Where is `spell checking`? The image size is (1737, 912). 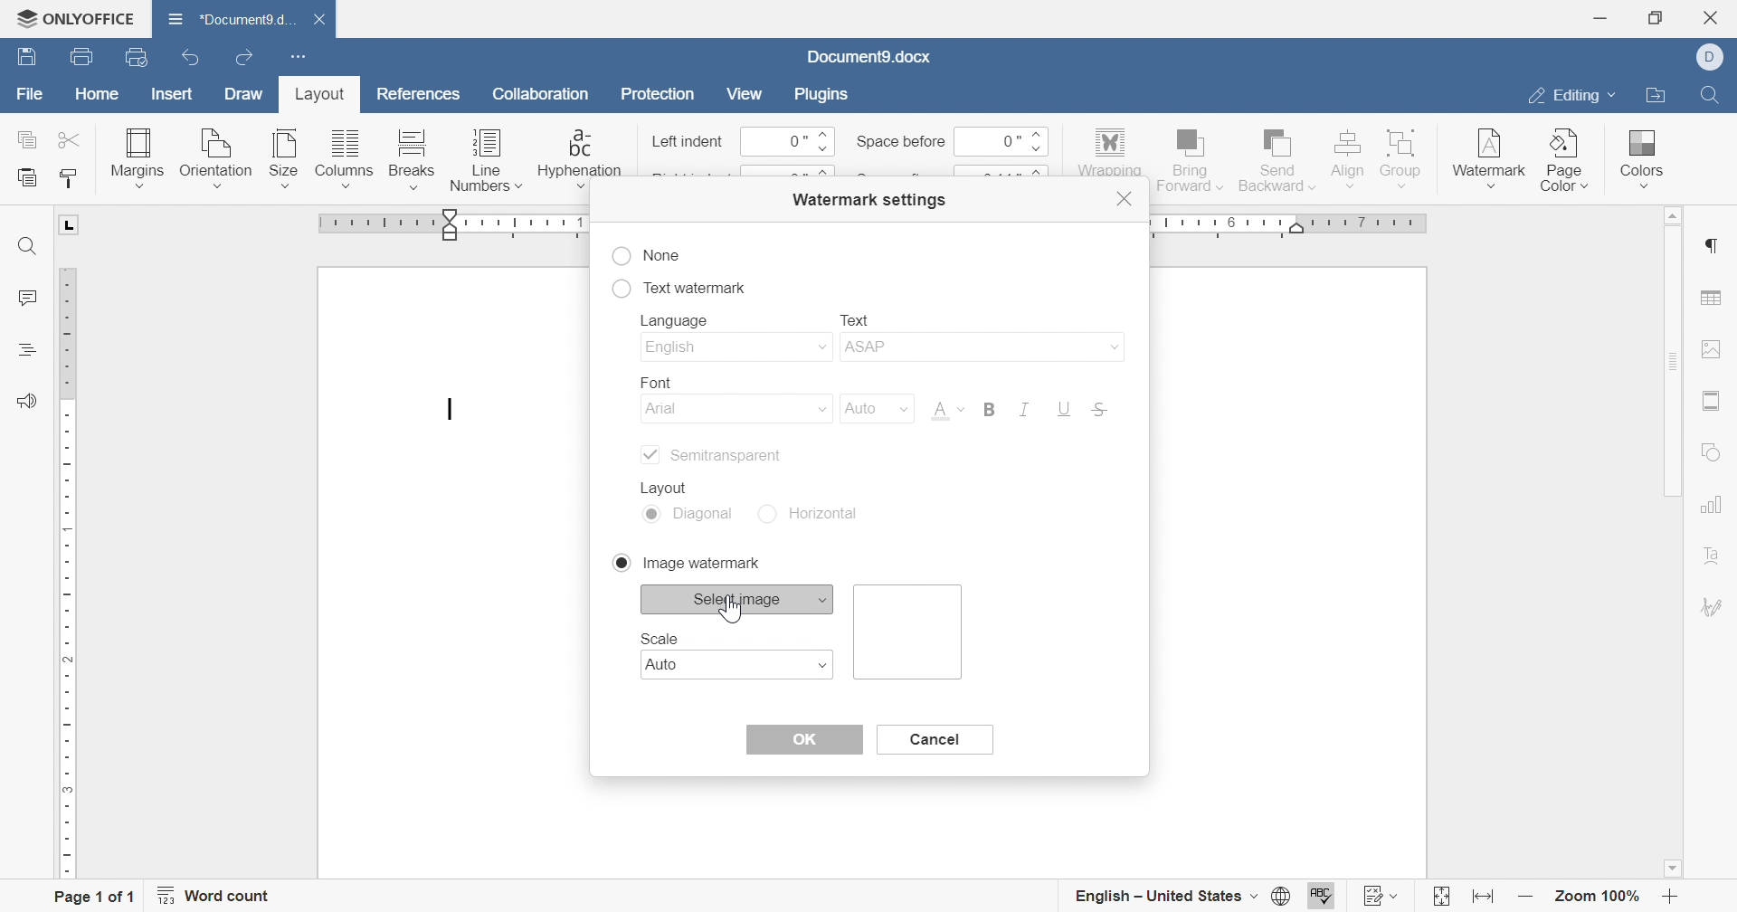 spell checking is located at coordinates (1324, 897).